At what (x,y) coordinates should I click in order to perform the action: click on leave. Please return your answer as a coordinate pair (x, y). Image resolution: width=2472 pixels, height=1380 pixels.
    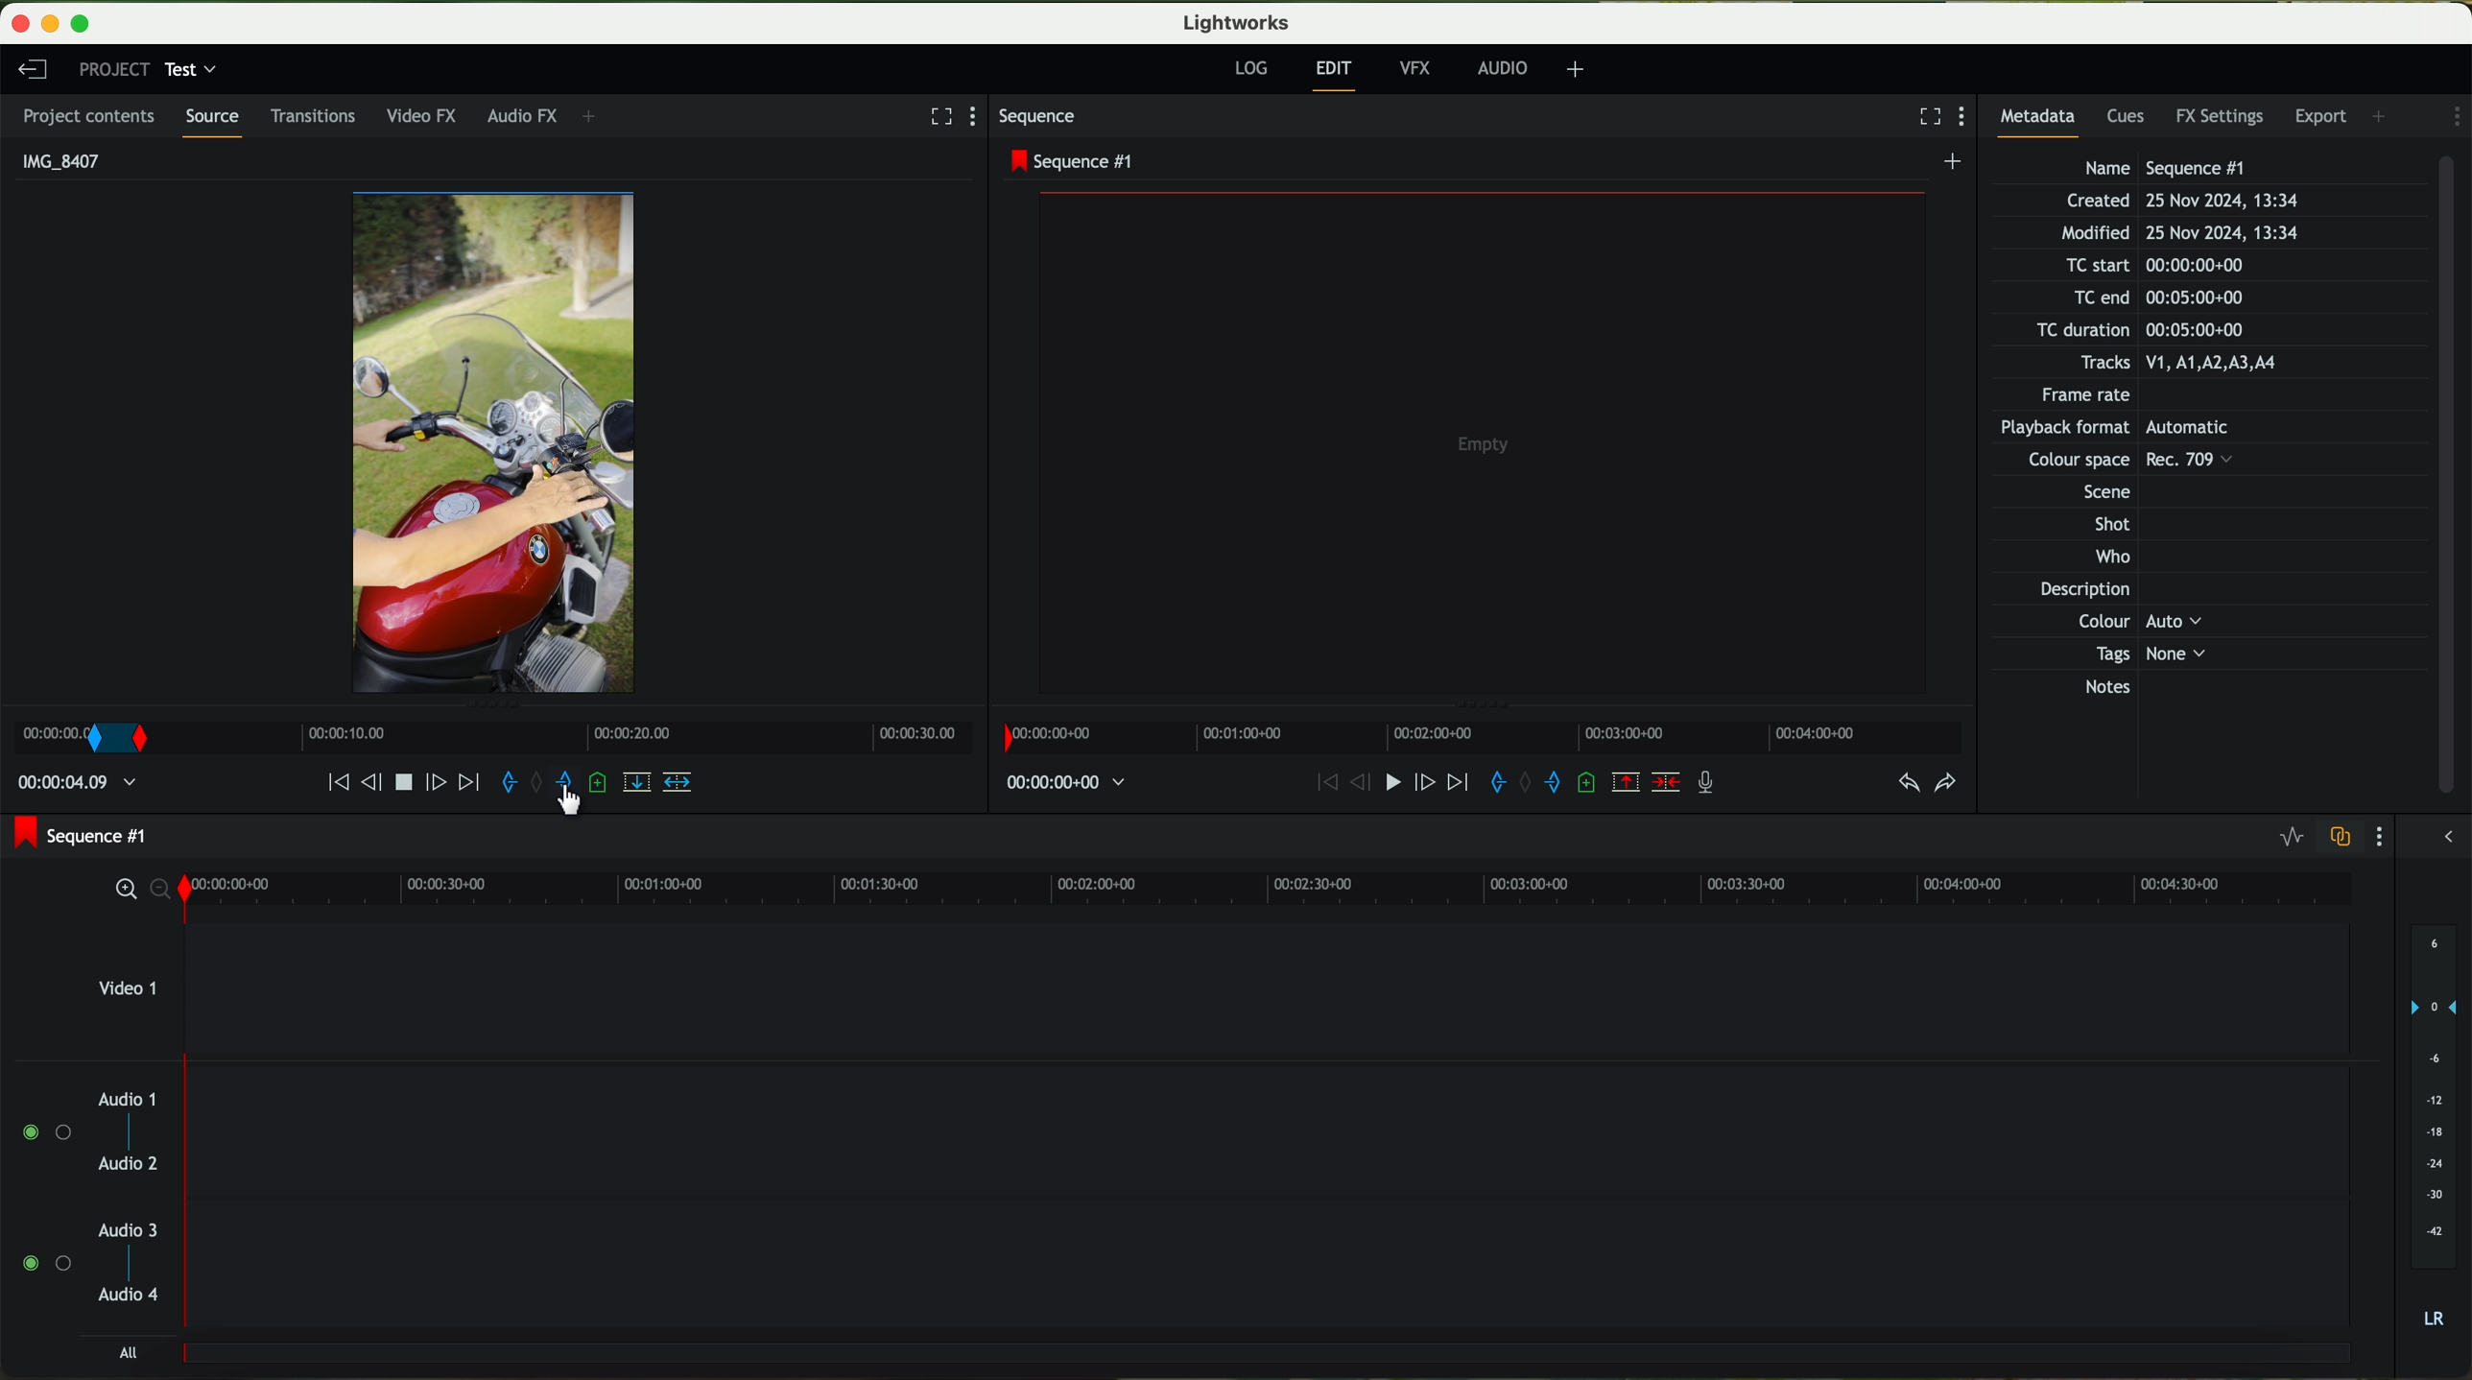
    Looking at the image, I should click on (30, 68).